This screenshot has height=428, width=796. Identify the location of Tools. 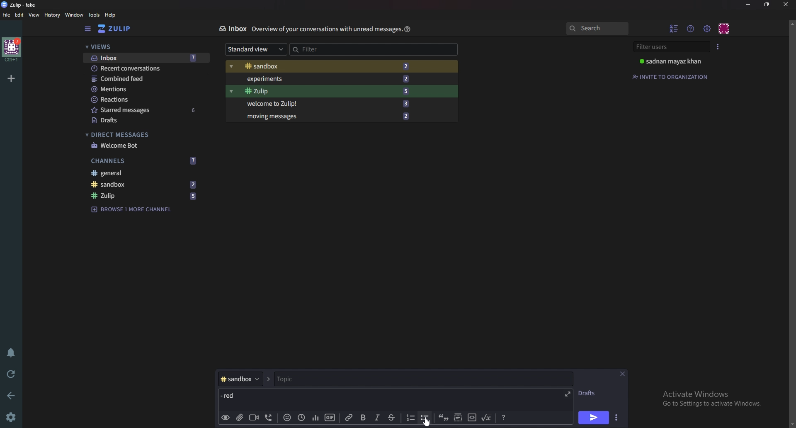
(94, 15).